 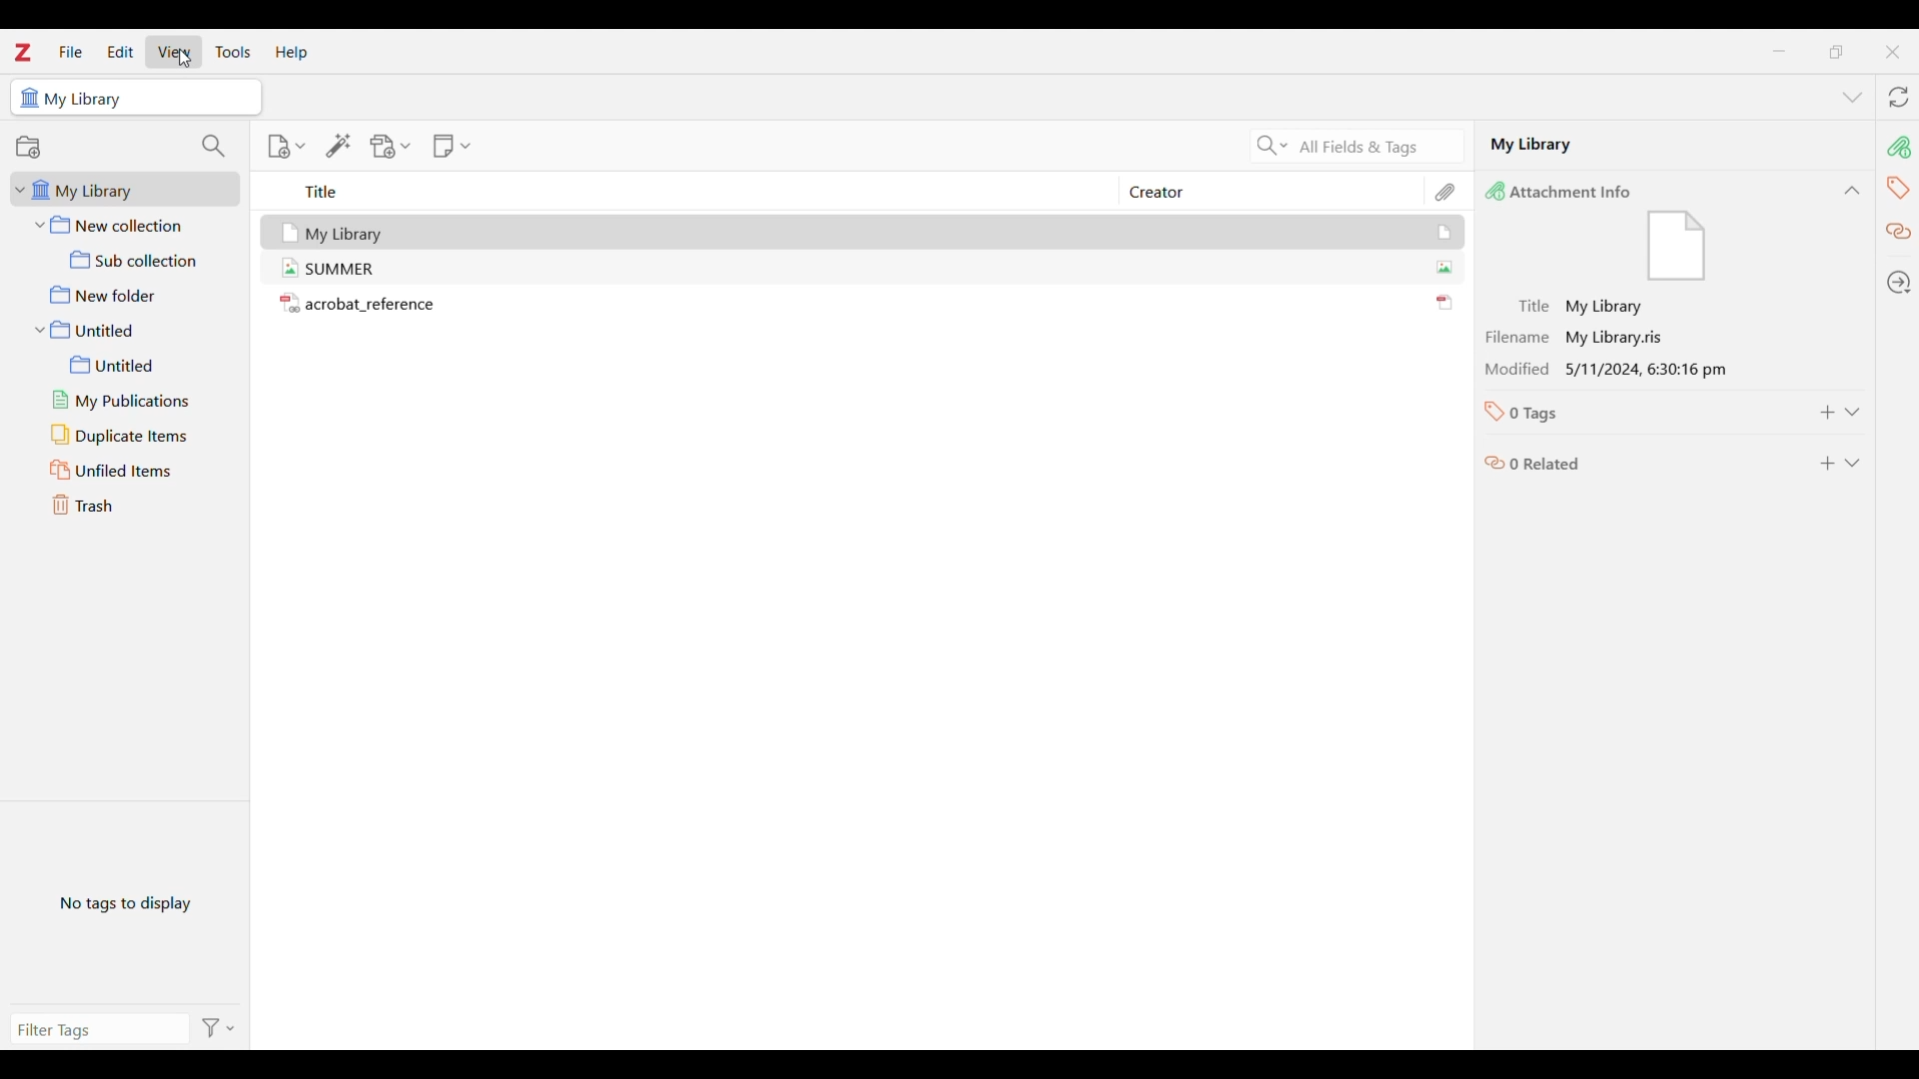 What do you see at coordinates (292, 54) in the screenshot?
I see `Help menu` at bounding box center [292, 54].